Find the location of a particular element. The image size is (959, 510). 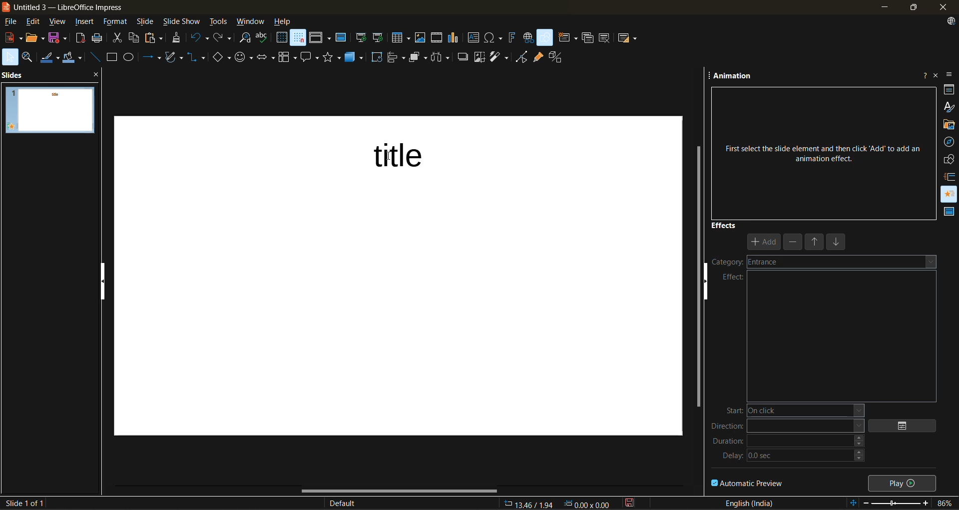

navigator is located at coordinates (950, 142).